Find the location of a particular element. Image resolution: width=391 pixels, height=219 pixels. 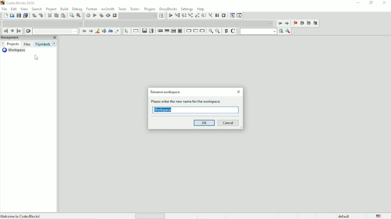

wxSmith is located at coordinates (108, 9).